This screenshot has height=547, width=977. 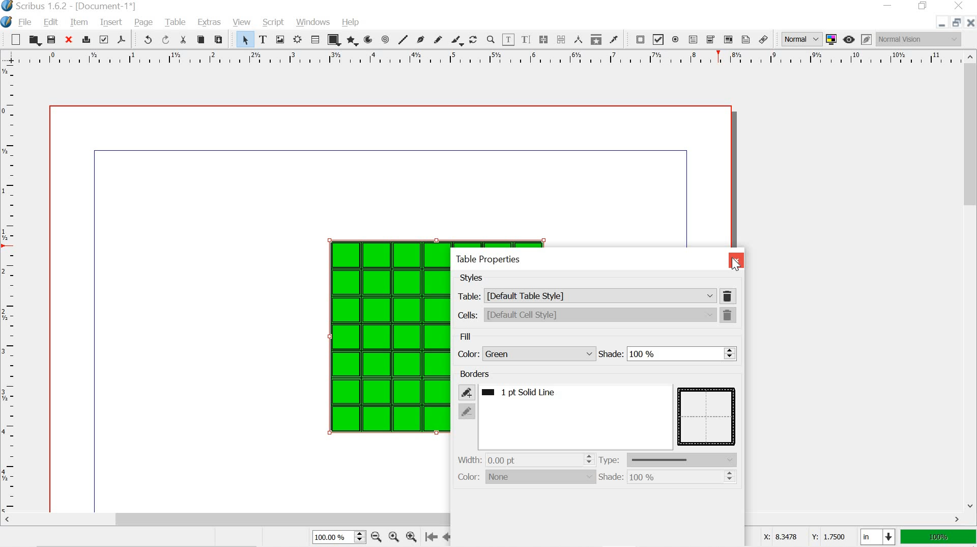 I want to click on paste, so click(x=222, y=41).